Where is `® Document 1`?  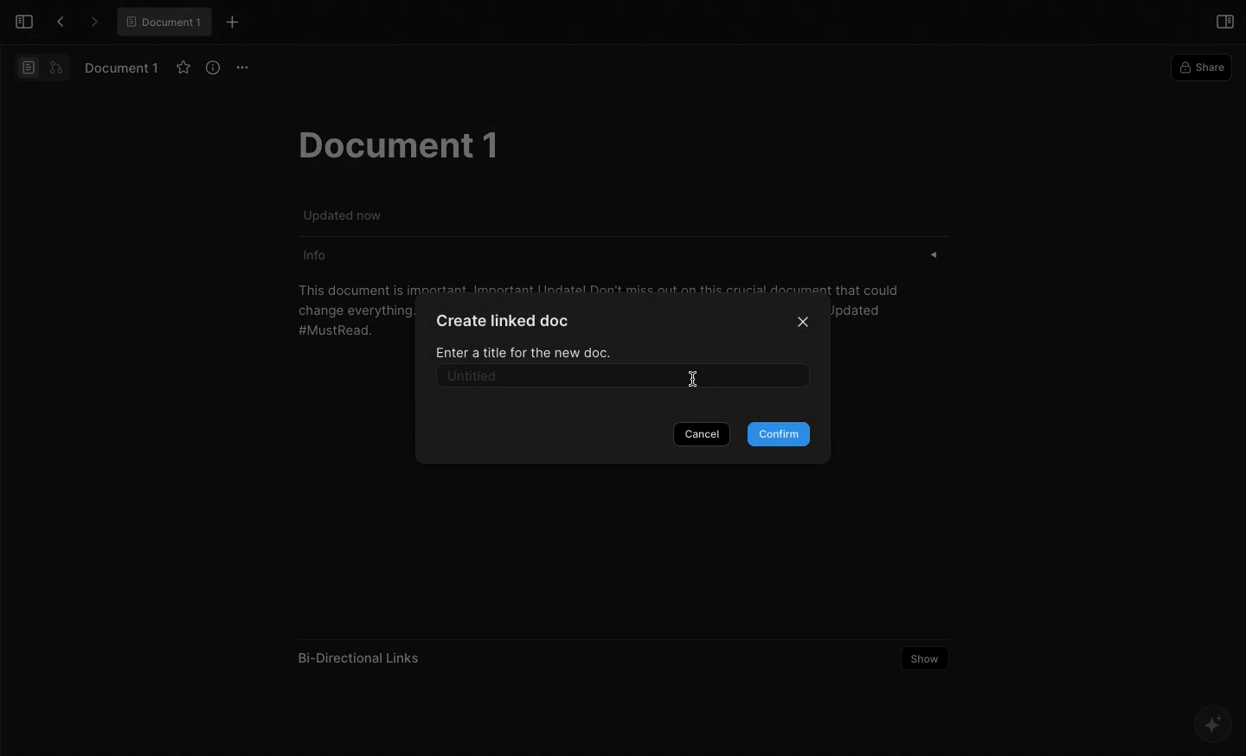 ® Document 1 is located at coordinates (164, 22).